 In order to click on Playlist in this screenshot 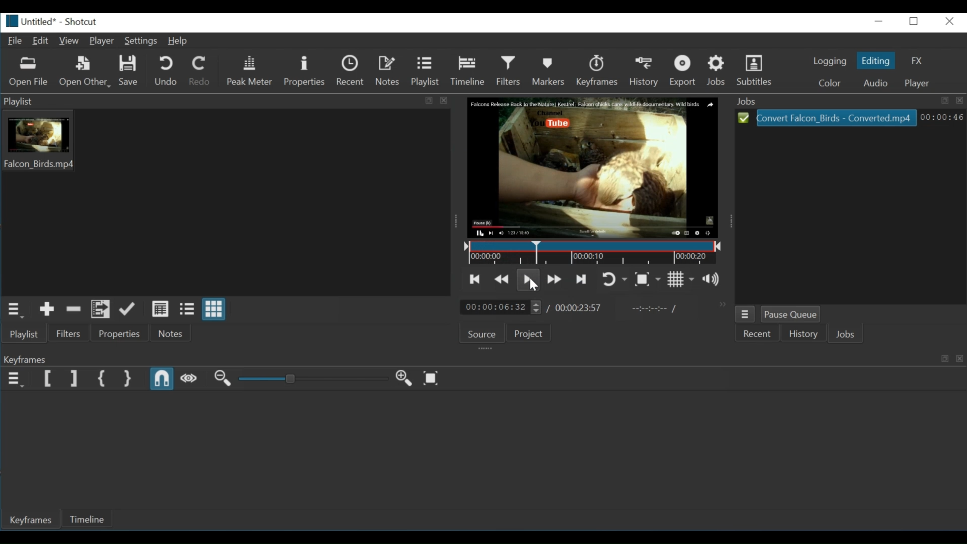, I will do `click(25, 335)`.